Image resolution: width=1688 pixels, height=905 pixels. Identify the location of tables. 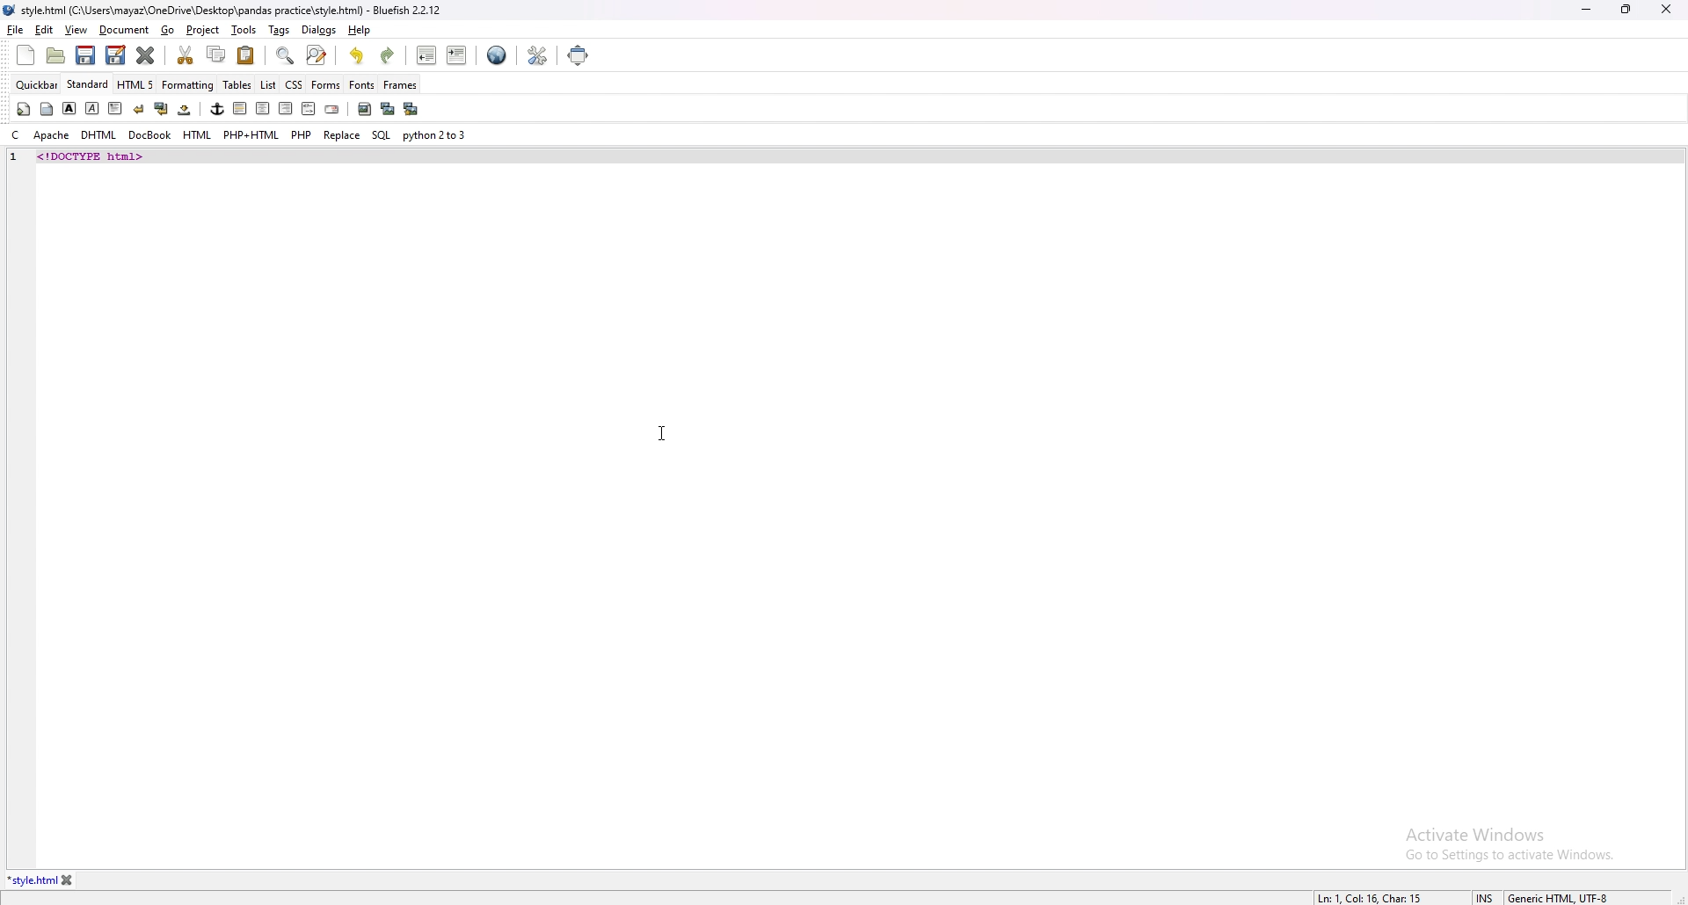
(238, 85).